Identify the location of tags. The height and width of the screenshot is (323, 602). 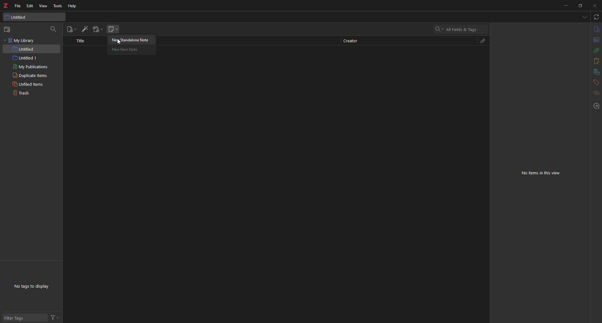
(593, 82).